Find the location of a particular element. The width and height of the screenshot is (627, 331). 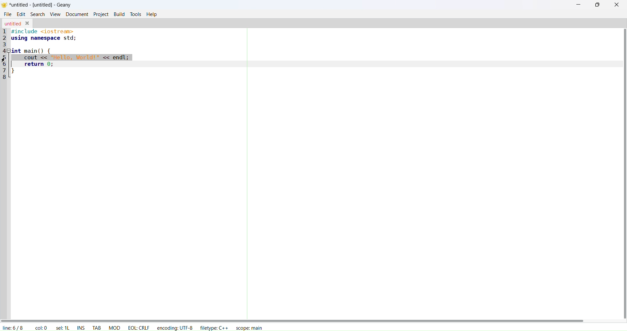

view is located at coordinates (56, 14).